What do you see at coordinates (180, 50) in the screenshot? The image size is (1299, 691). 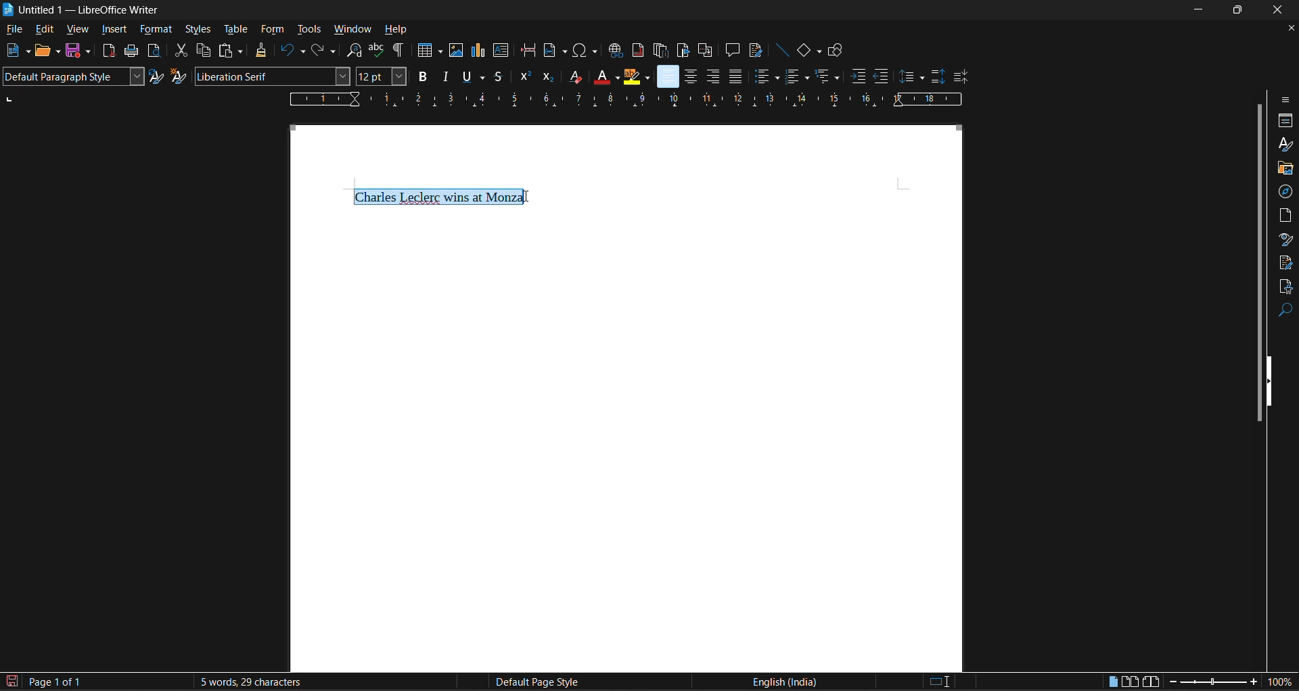 I see `cut` at bounding box center [180, 50].